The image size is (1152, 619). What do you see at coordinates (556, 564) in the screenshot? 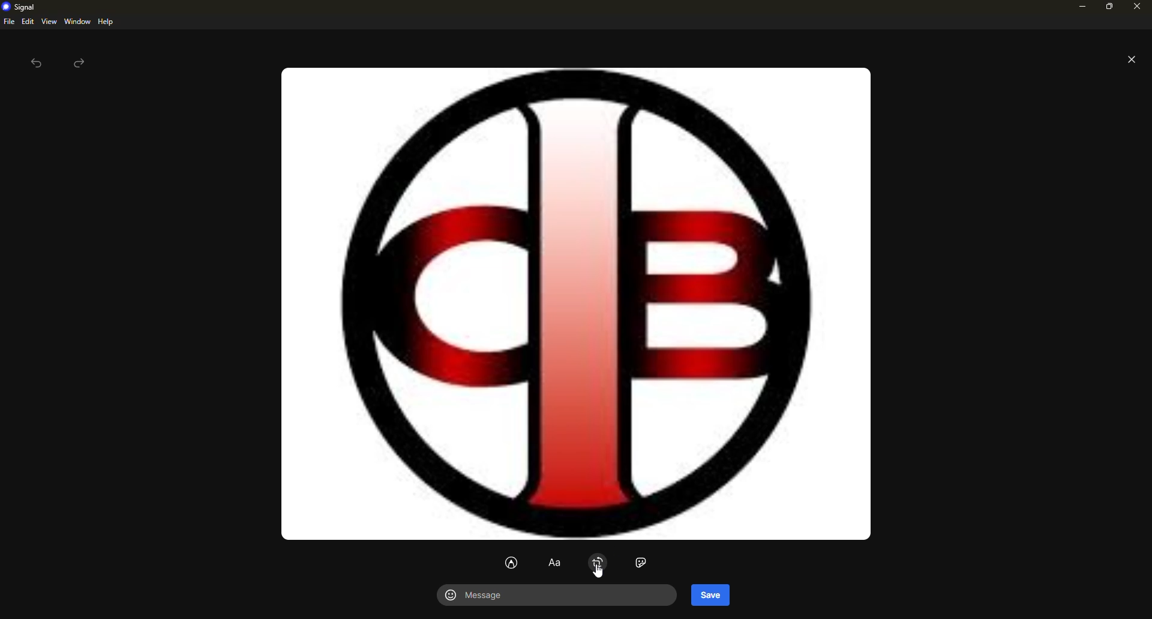
I see `text` at bounding box center [556, 564].